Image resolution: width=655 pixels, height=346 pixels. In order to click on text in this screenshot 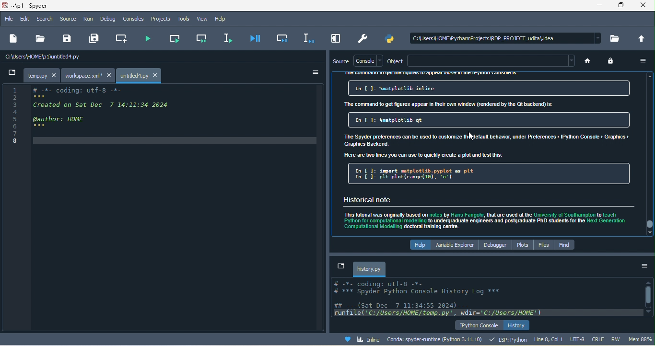, I will do `click(481, 298)`.